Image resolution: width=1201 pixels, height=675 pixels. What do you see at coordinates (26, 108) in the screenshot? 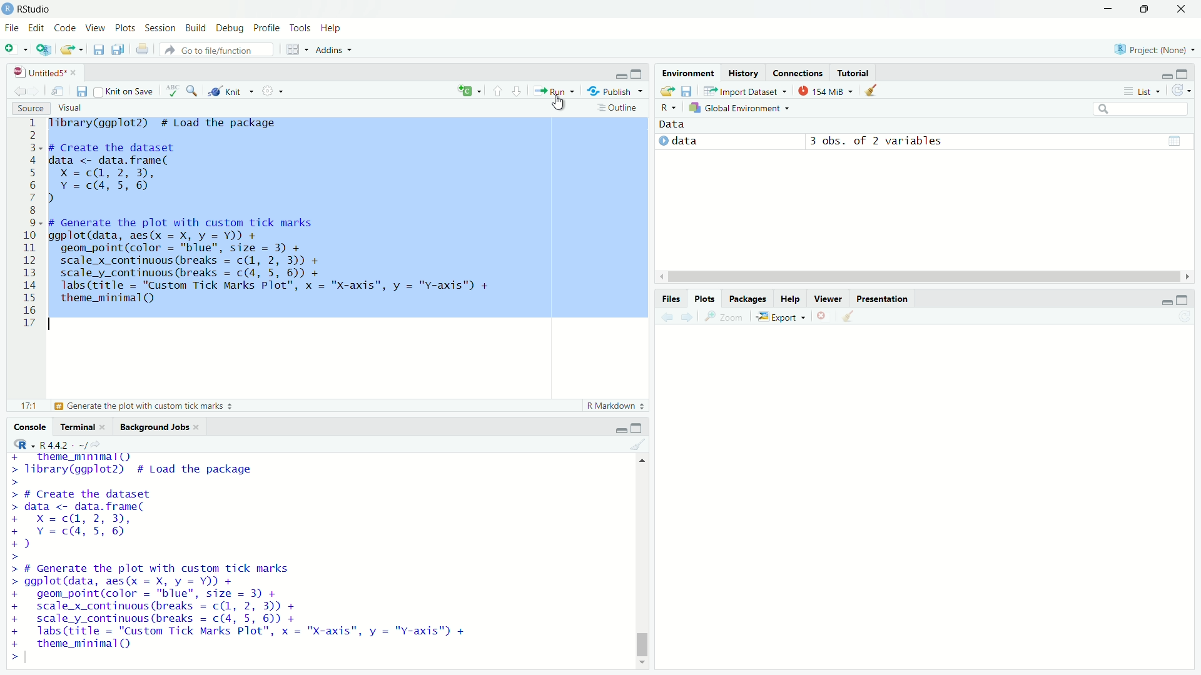
I see `source` at bounding box center [26, 108].